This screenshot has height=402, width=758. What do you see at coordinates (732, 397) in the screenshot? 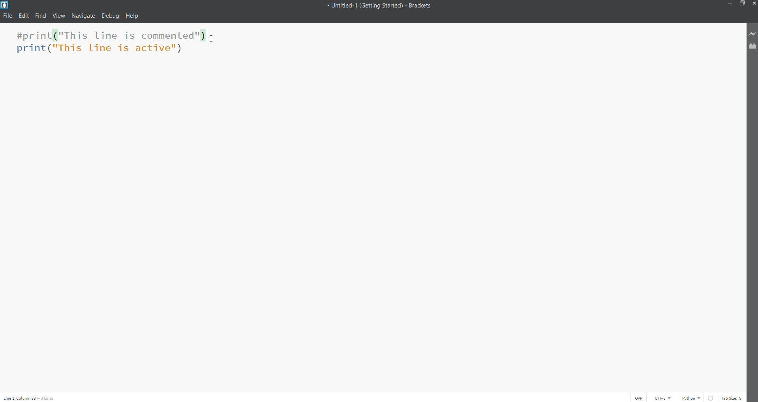
I see `Tab Size` at bounding box center [732, 397].